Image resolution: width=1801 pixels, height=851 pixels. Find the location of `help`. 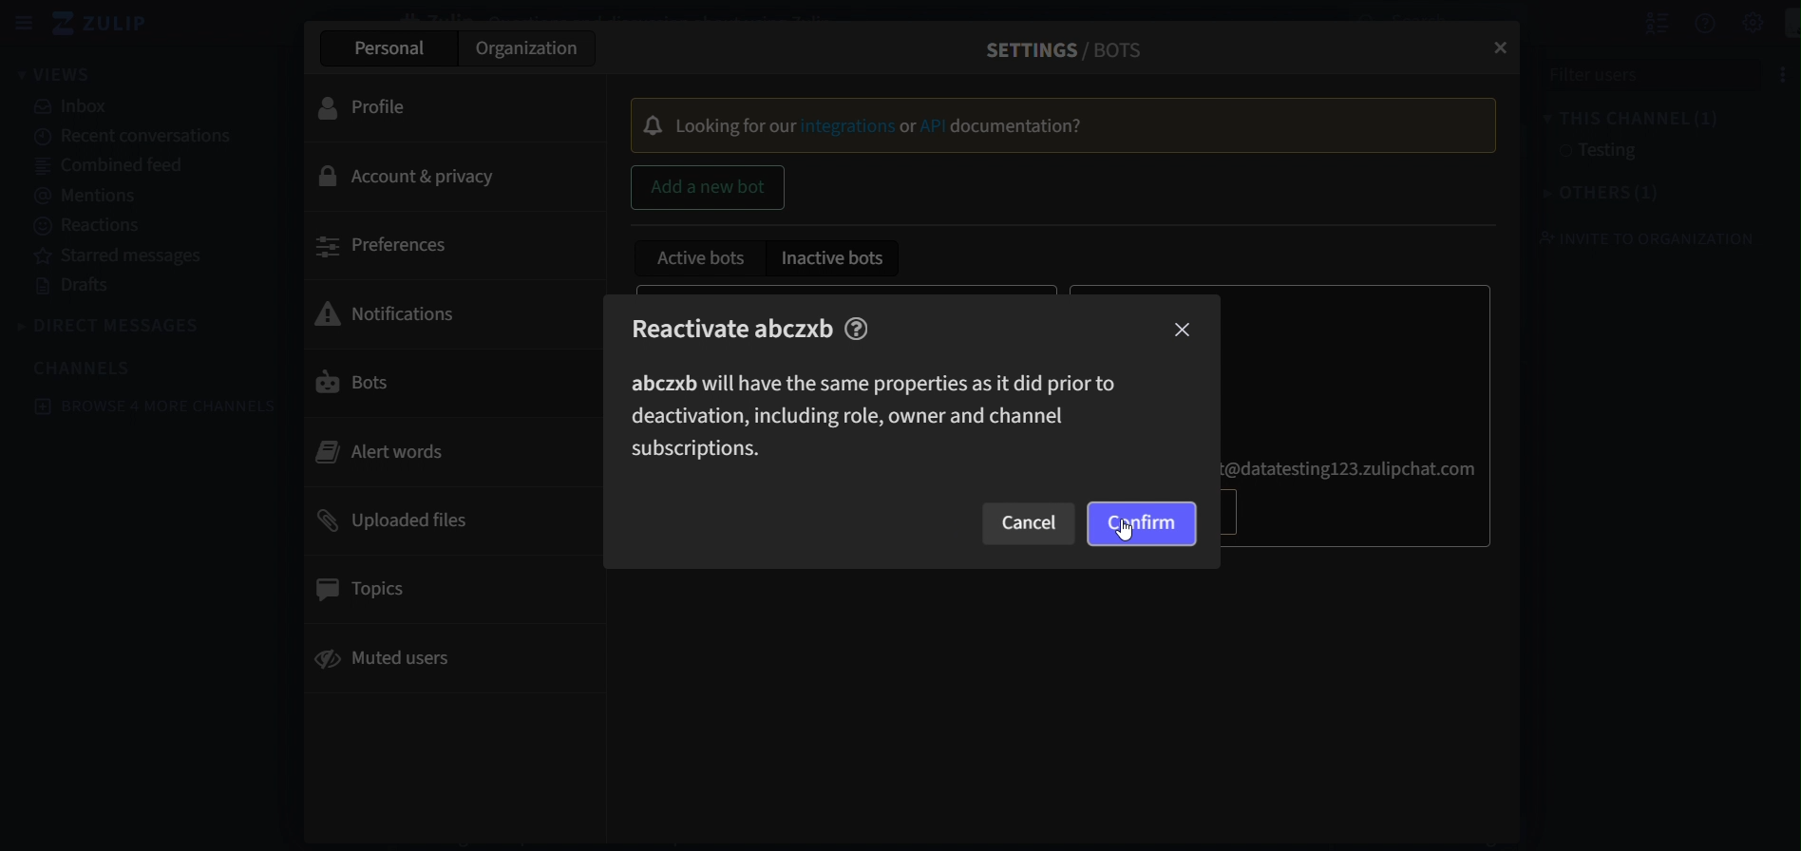

help is located at coordinates (860, 329).